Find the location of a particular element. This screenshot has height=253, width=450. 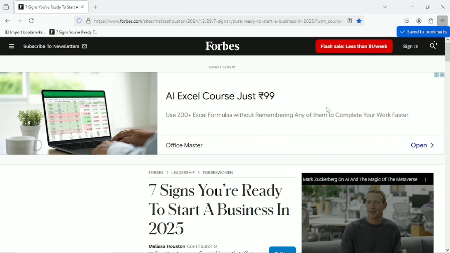

view recent browsing is located at coordinates (6, 7).